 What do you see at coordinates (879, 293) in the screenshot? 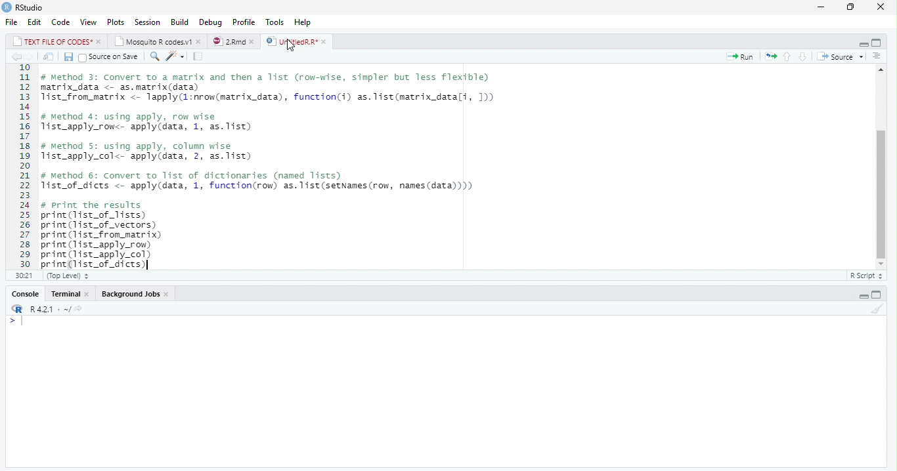
I see `Full Height` at bounding box center [879, 293].